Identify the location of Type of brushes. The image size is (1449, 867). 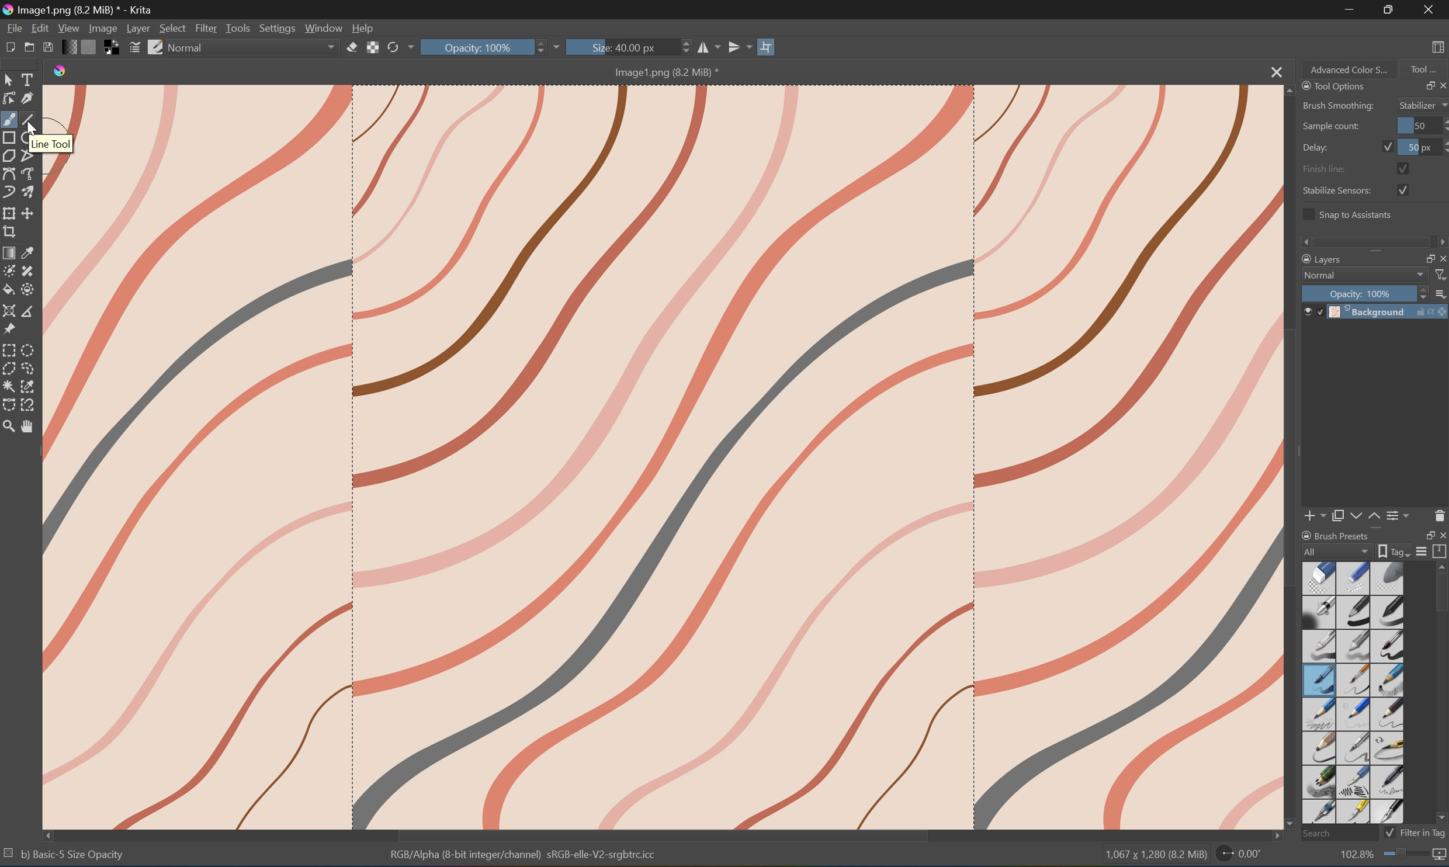
(1352, 692).